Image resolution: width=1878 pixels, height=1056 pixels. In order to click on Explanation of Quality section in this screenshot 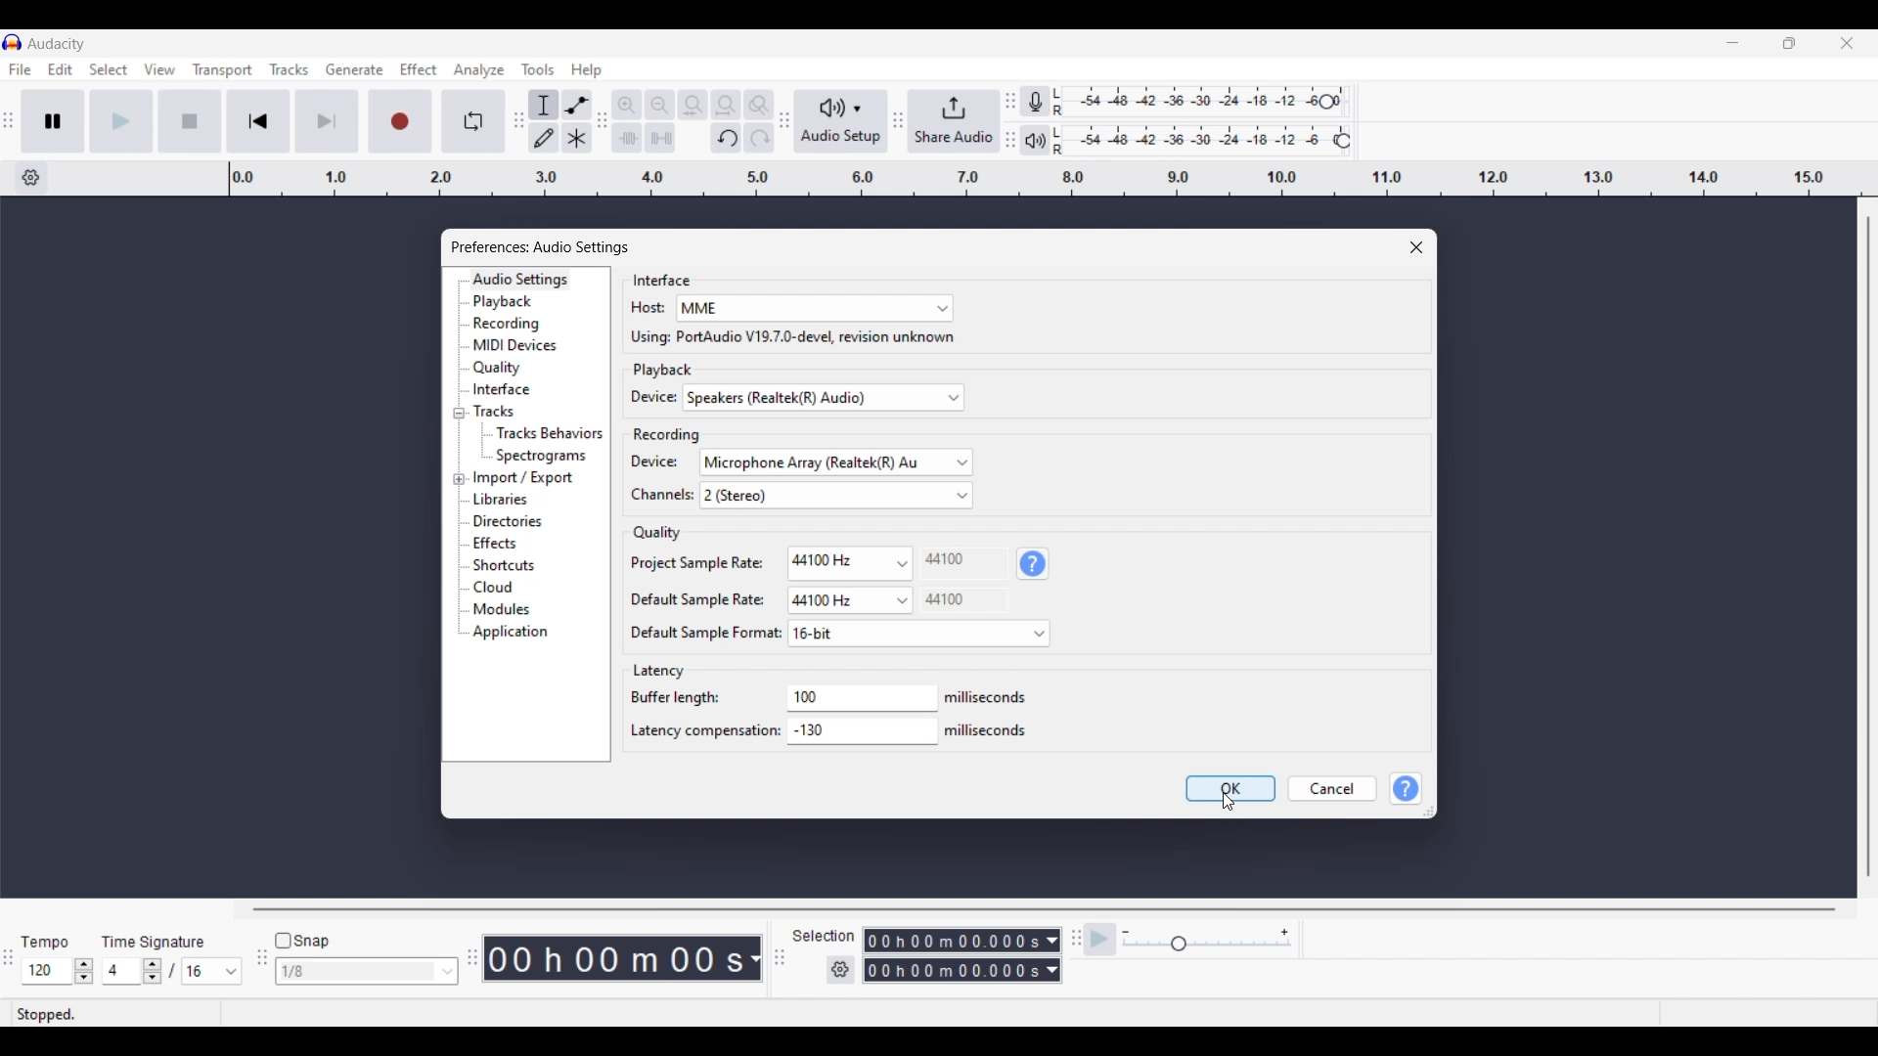, I will do `click(1033, 564)`.